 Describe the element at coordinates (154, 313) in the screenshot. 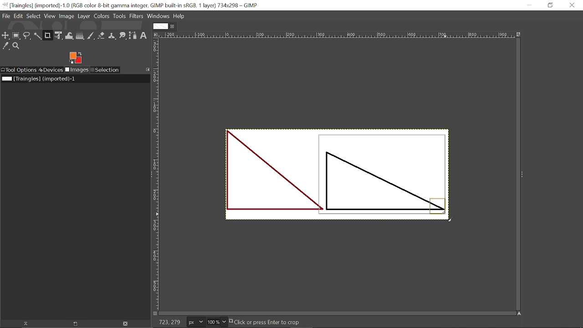

I see `Quick view mask on/off` at that location.